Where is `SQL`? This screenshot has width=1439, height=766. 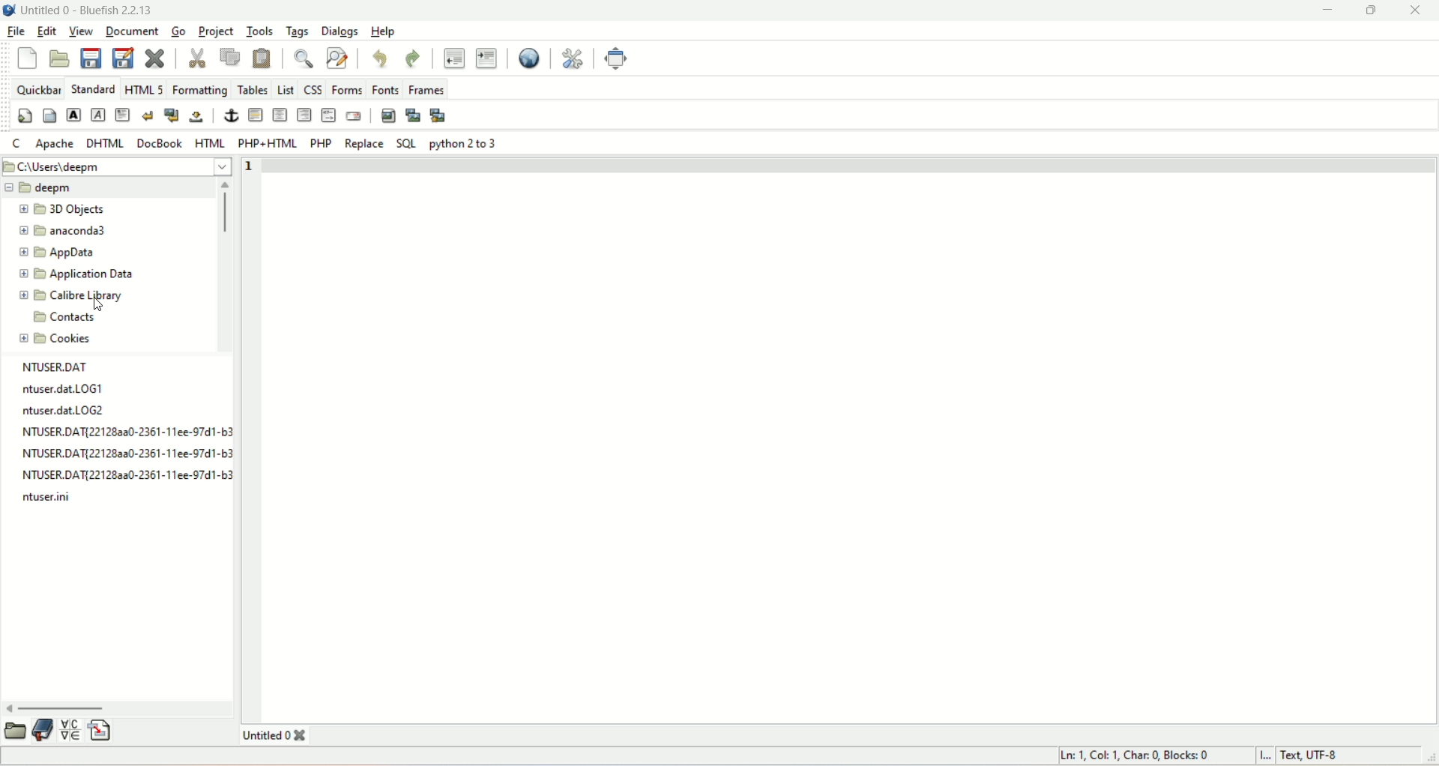
SQL is located at coordinates (403, 143).